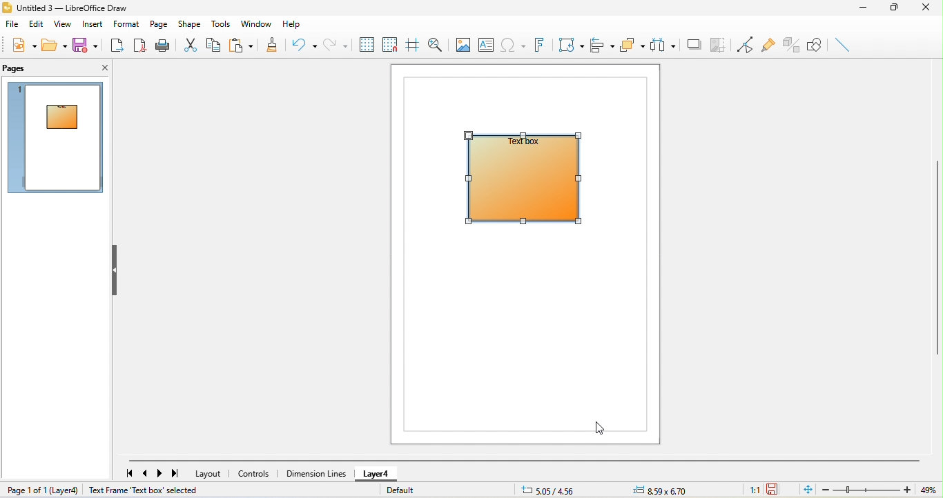 The image size is (943, 498). What do you see at coordinates (436, 44) in the screenshot?
I see `zoom and pan` at bounding box center [436, 44].